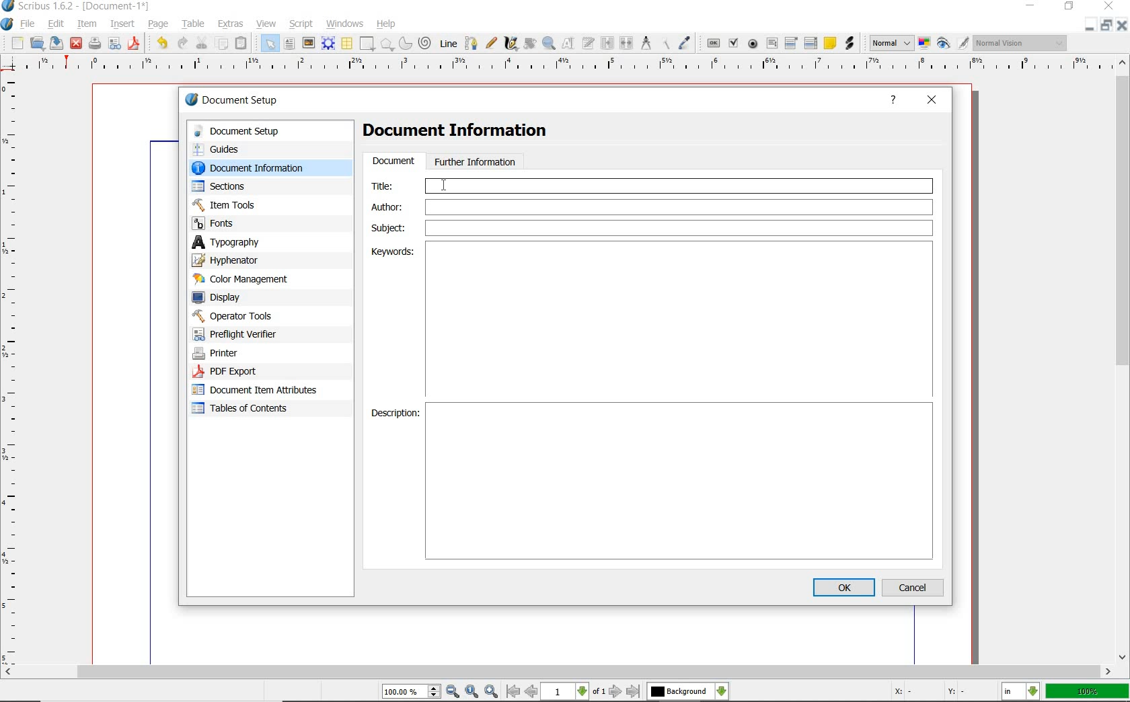 The width and height of the screenshot is (1130, 702). Describe the element at coordinates (681, 481) in the screenshot. I see `Description` at that location.